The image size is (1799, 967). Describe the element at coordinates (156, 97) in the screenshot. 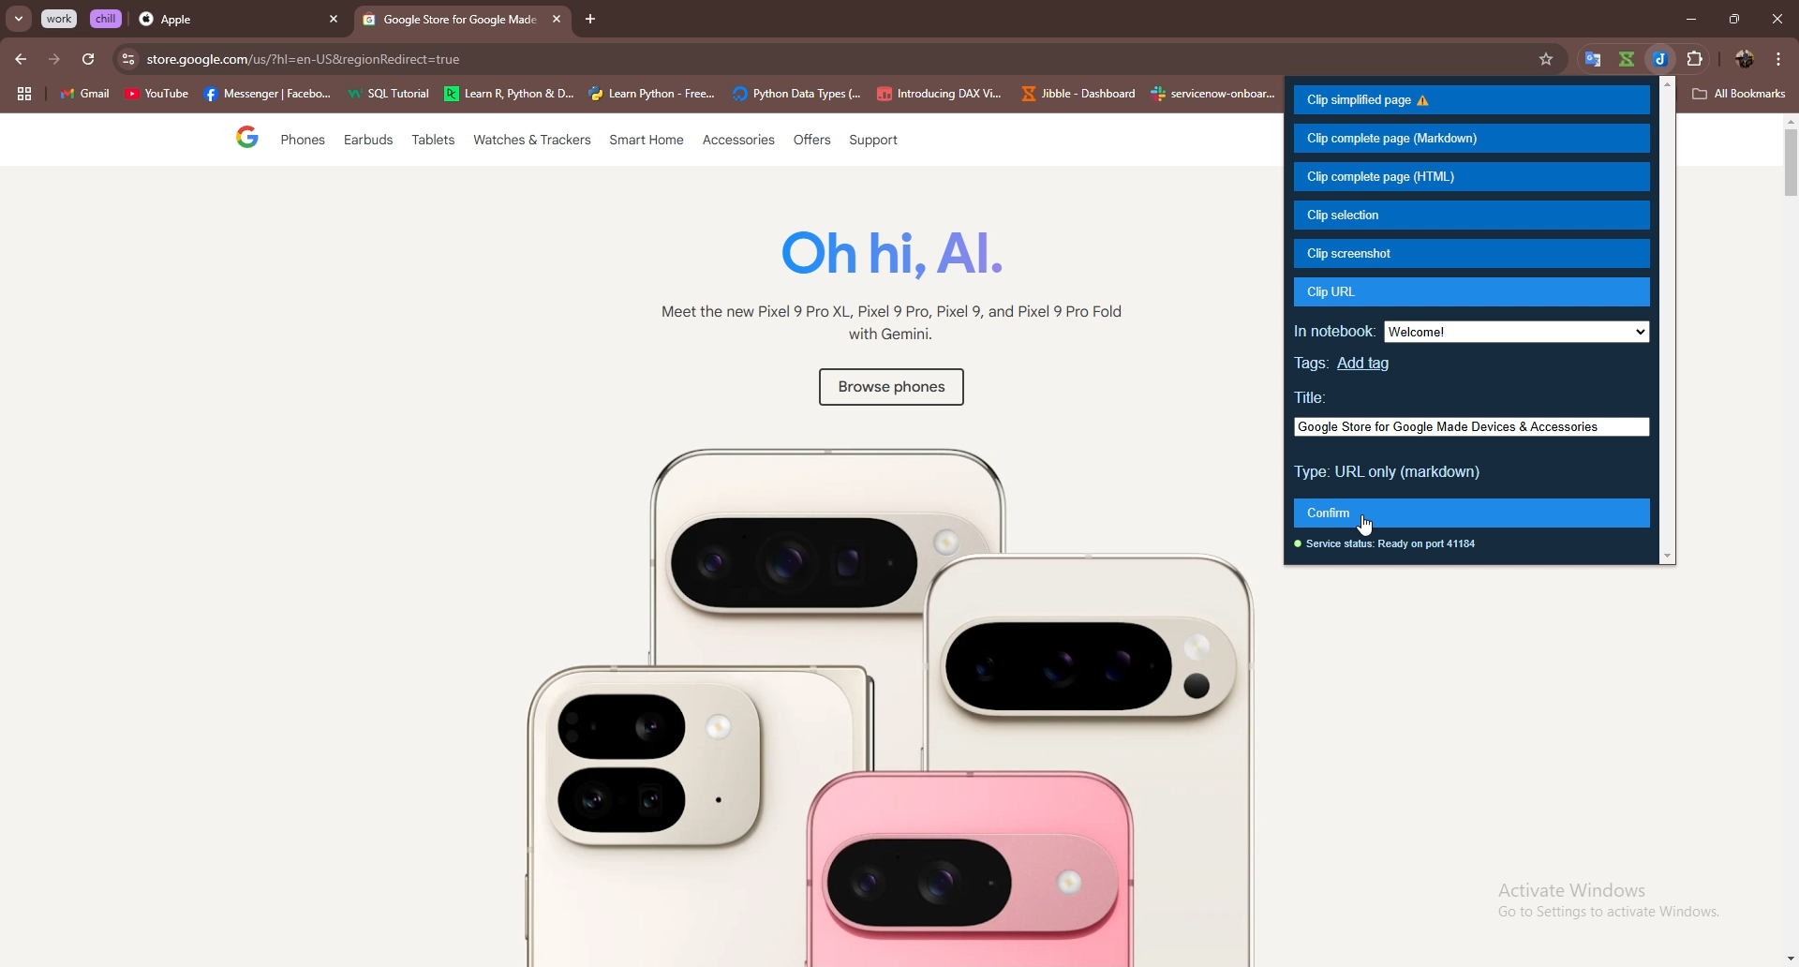

I see `YouTube` at that location.